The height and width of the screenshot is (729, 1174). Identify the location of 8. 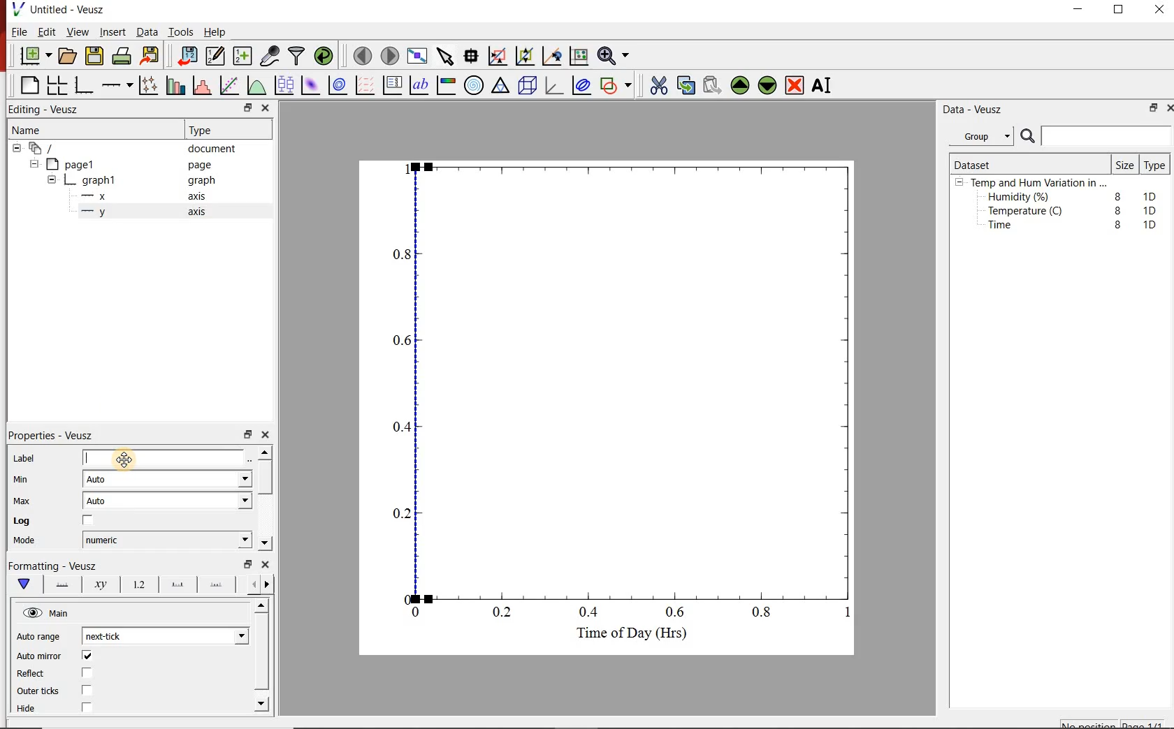
(1115, 209).